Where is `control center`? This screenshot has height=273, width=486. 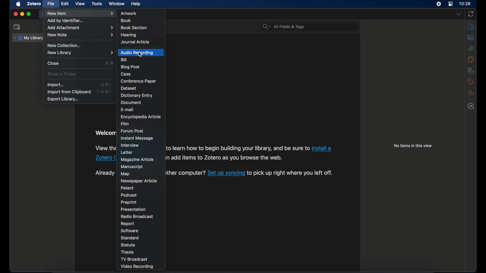 control center is located at coordinates (451, 4).